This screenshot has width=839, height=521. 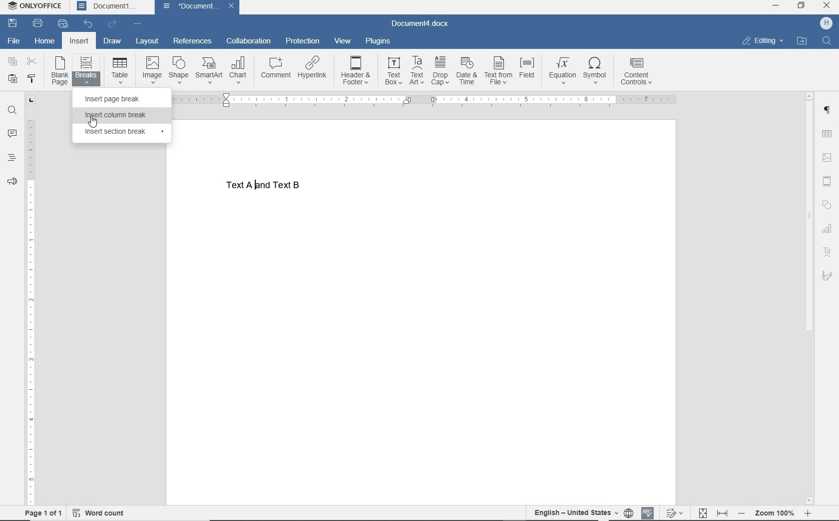 What do you see at coordinates (302, 41) in the screenshot?
I see `PROTECTION` at bounding box center [302, 41].